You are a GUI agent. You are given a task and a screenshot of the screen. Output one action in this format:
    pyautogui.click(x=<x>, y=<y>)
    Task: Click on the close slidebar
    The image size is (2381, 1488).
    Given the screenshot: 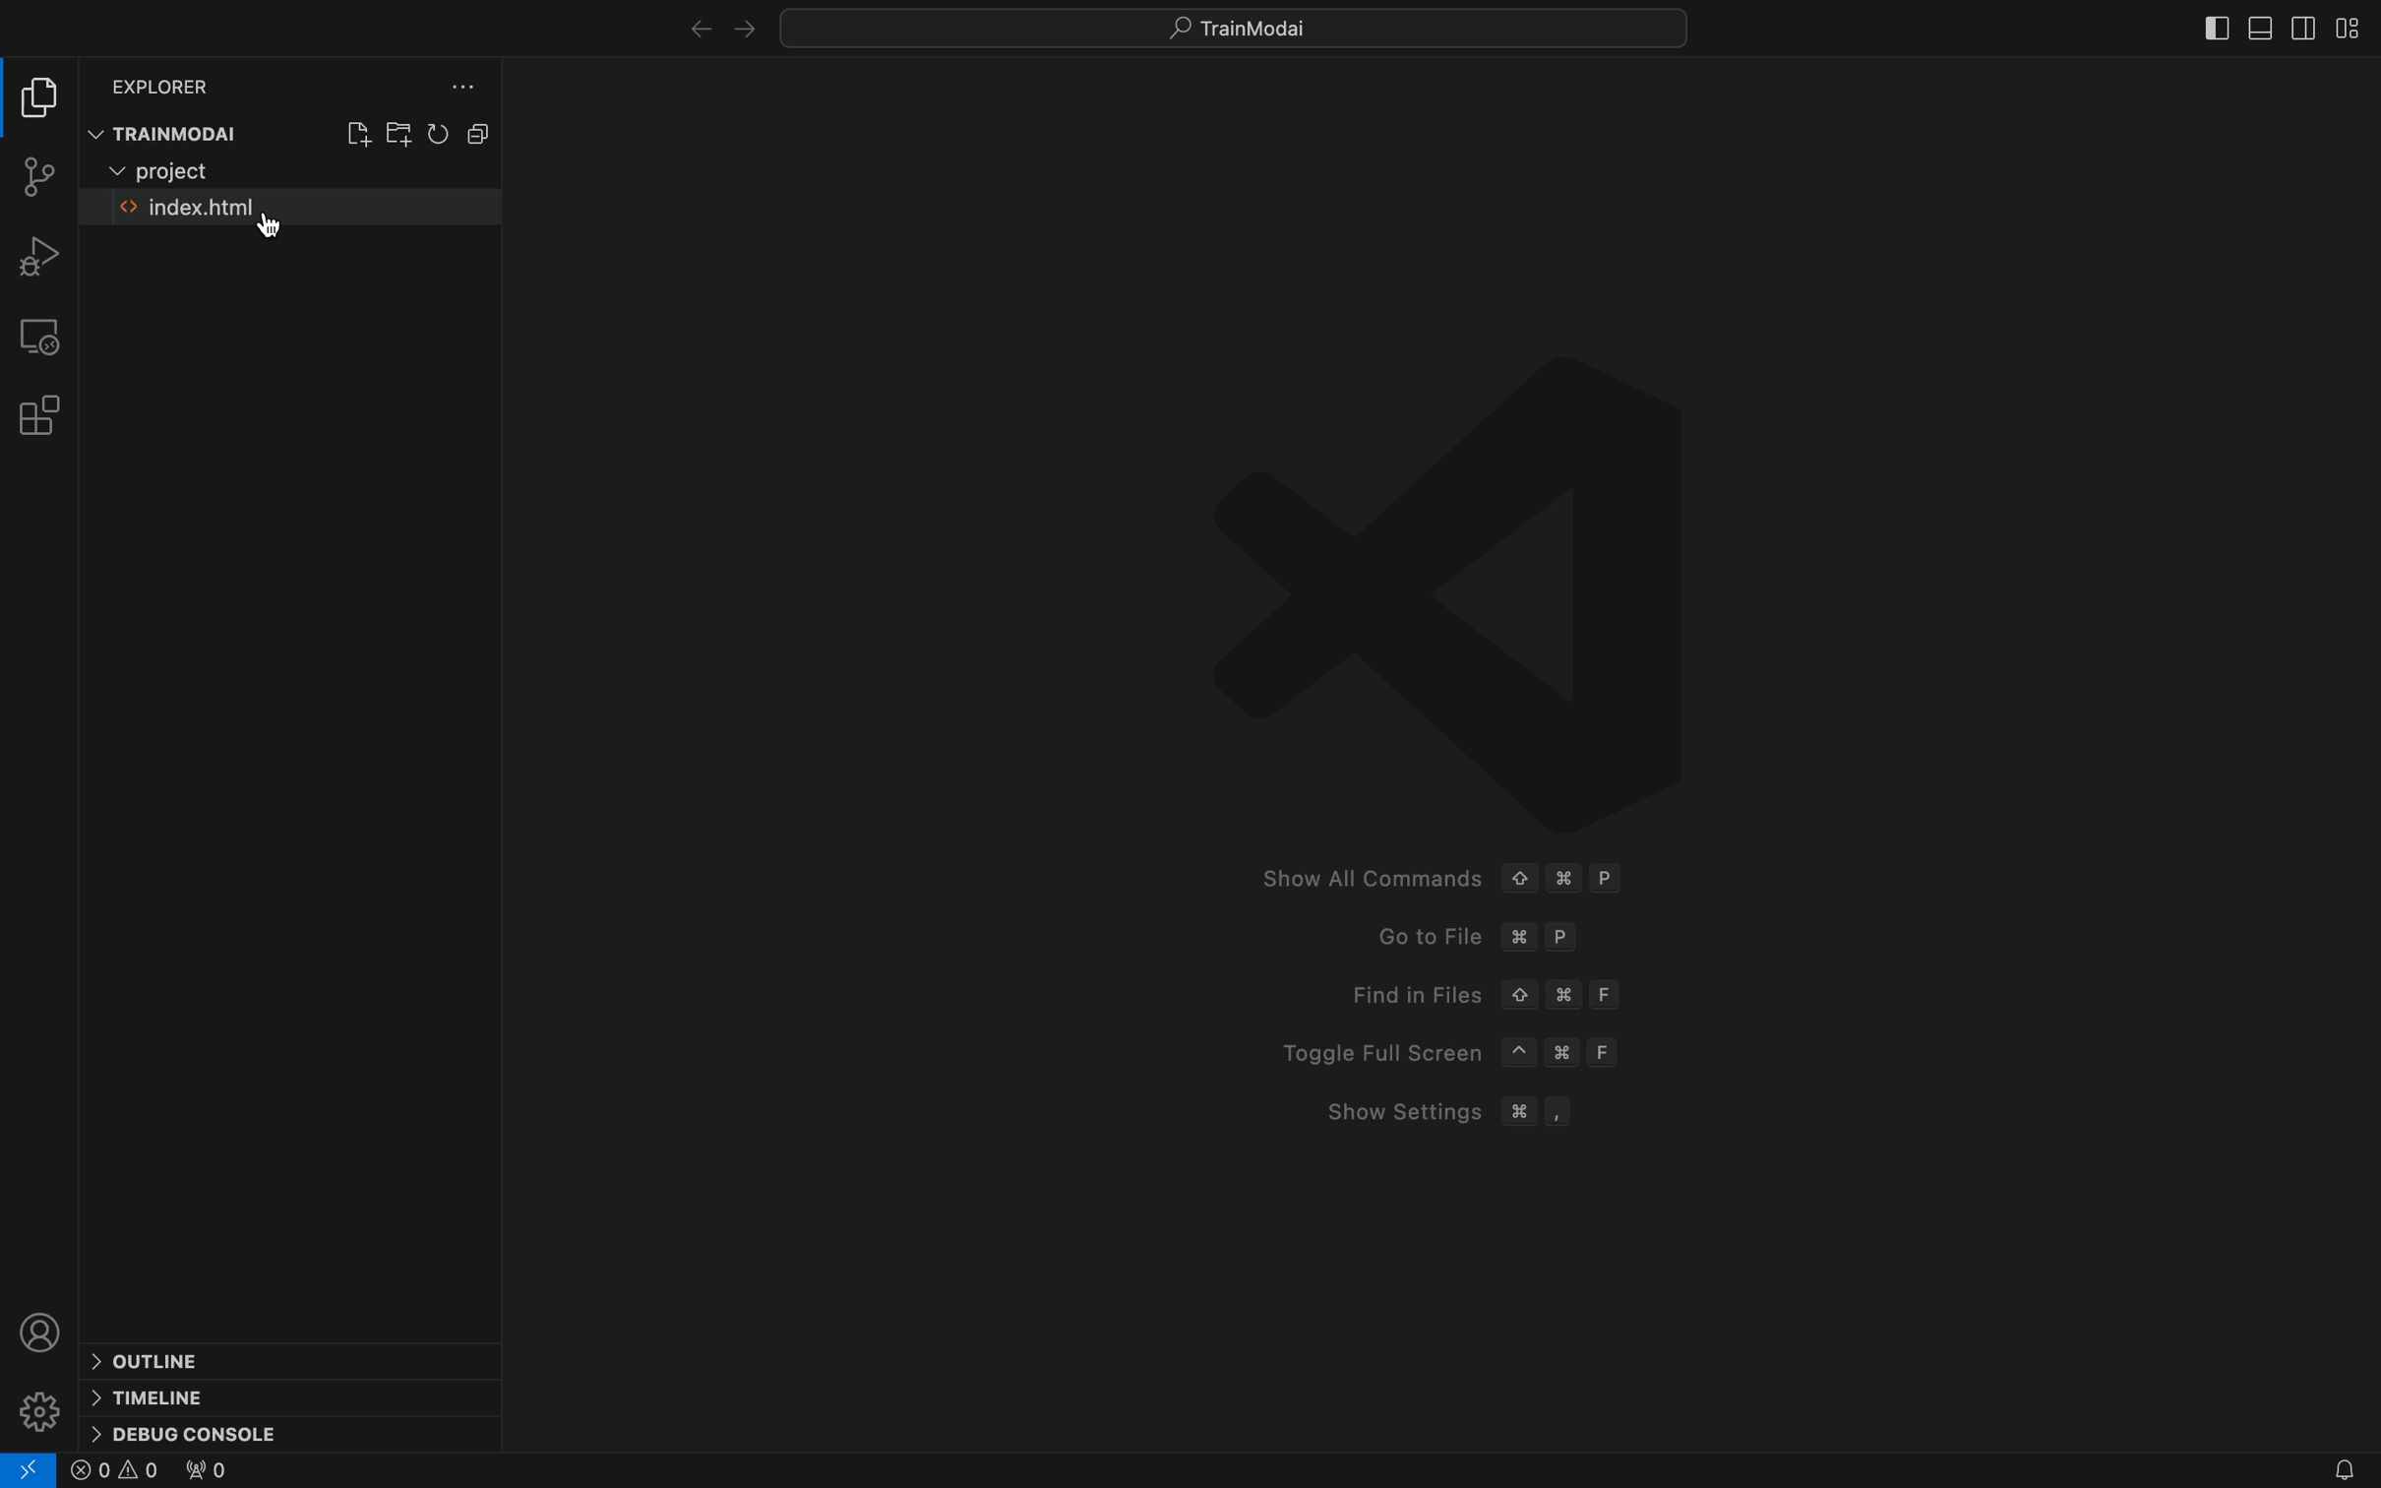 What is the action you would take?
    pyautogui.click(x=2218, y=31)
    